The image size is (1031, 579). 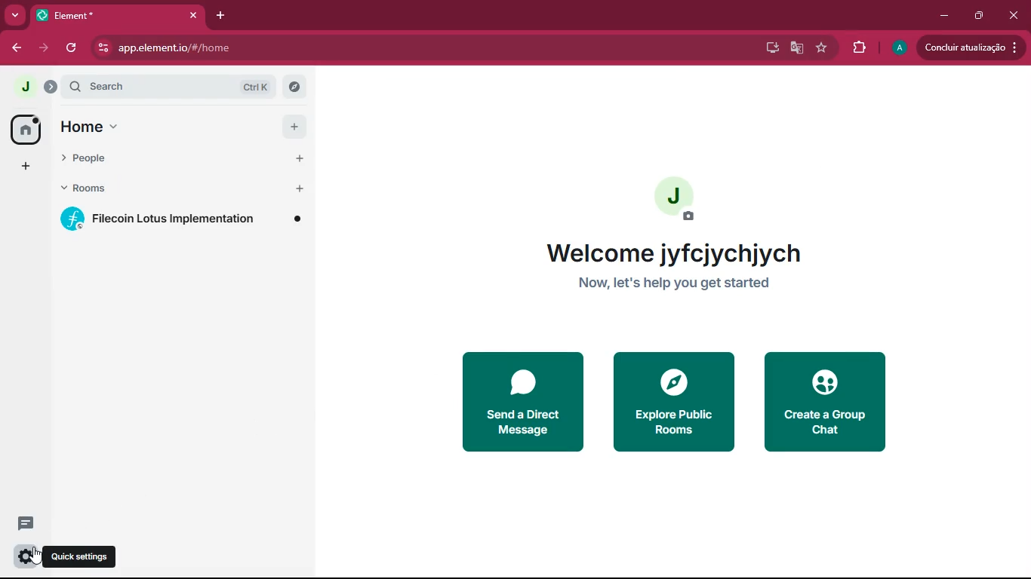 I want to click on explore public rooms, so click(x=676, y=402).